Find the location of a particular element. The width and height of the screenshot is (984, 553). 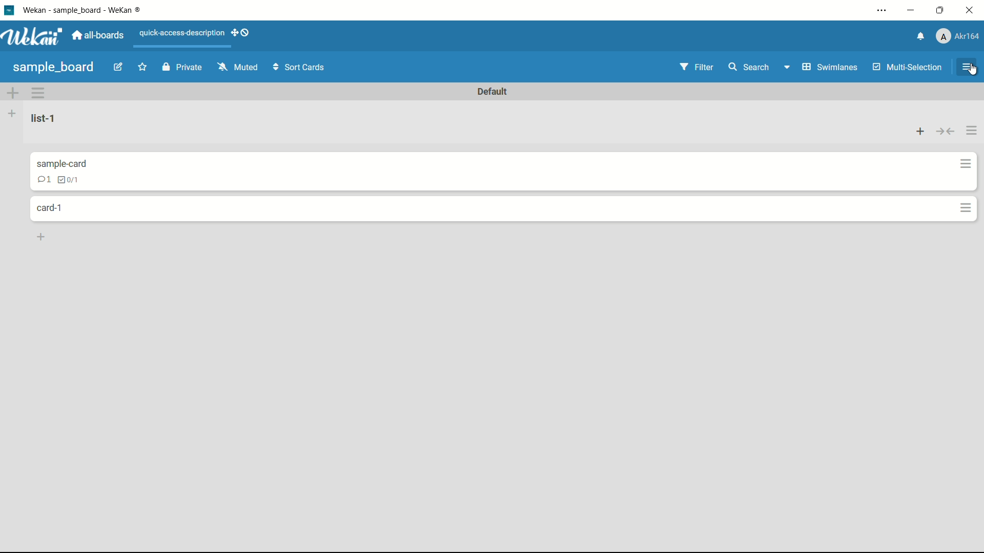

private is located at coordinates (181, 68).